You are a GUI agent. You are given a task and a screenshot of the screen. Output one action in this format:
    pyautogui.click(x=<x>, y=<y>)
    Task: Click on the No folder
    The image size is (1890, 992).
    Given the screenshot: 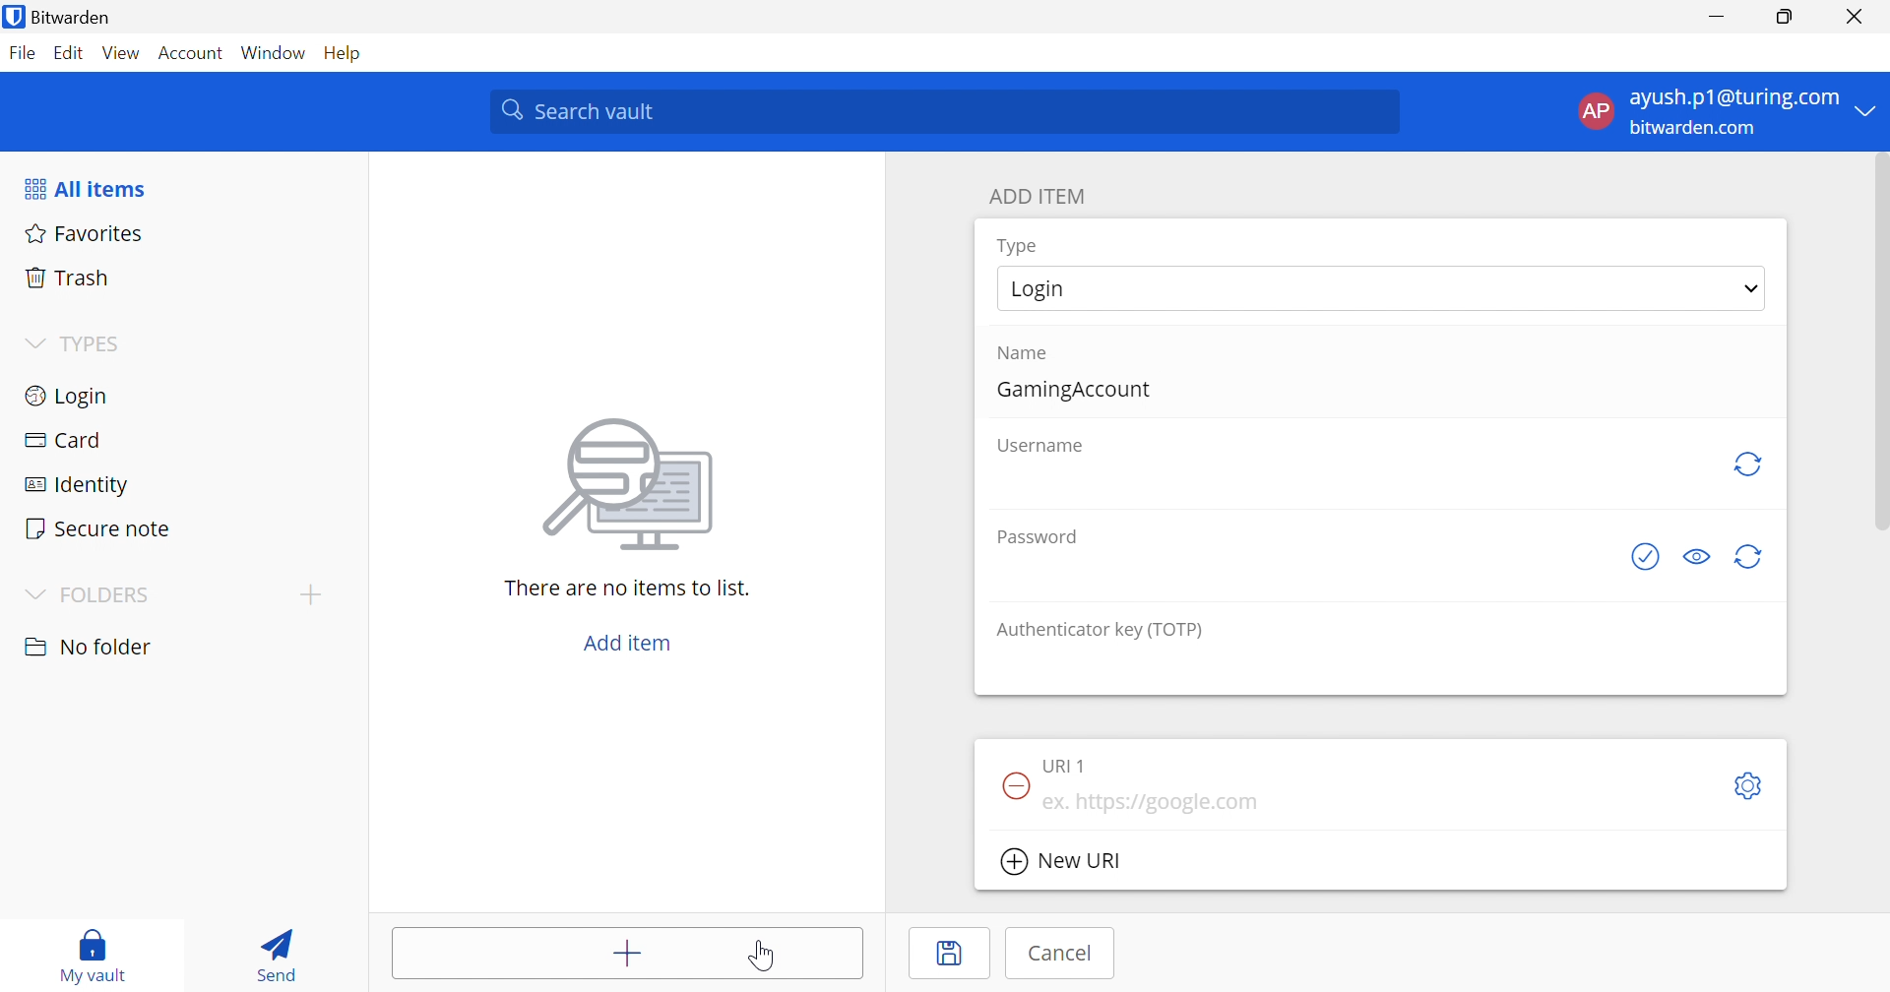 What is the action you would take?
    pyautogui.click(x=92, y=647)
    